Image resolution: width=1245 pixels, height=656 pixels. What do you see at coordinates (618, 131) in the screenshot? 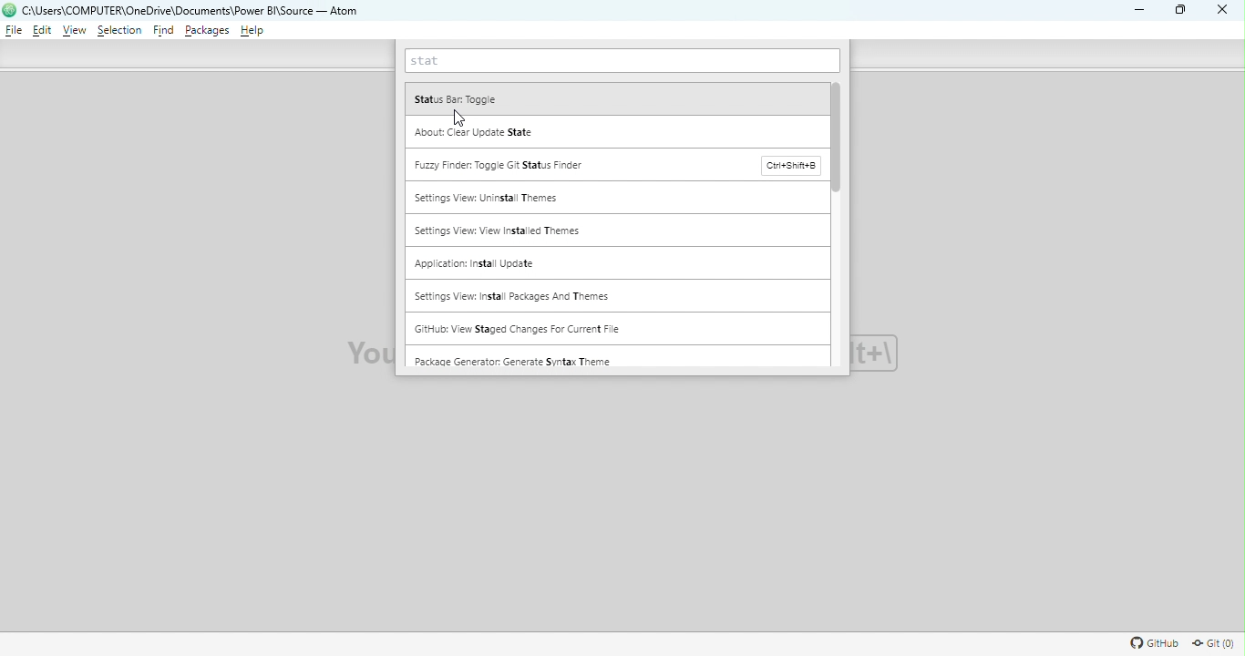
I see `About: Clear Update state` at bounding box center [618, 131].